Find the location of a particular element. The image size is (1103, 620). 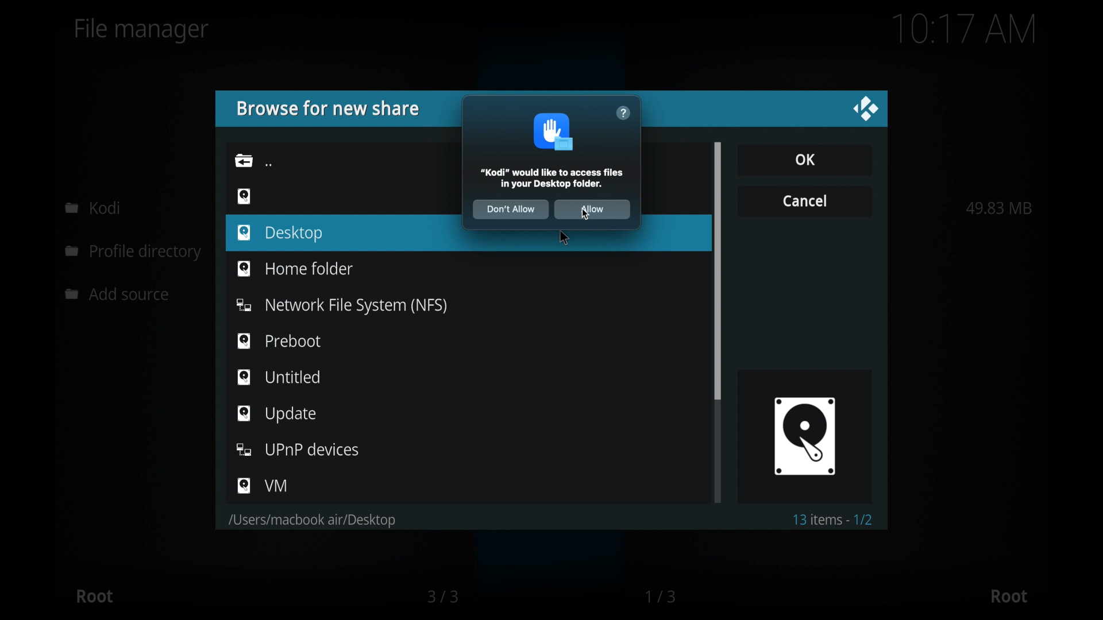

allow is located at coordinates (593, 210).